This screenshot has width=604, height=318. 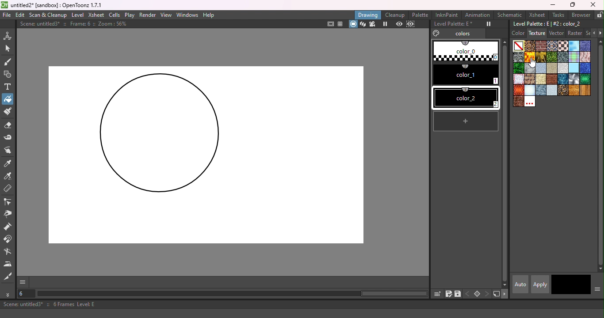 What do you see at coordinates (451, 24) in the screenshot?
I see `Level Palette: E` at bounding box center [451, 24].